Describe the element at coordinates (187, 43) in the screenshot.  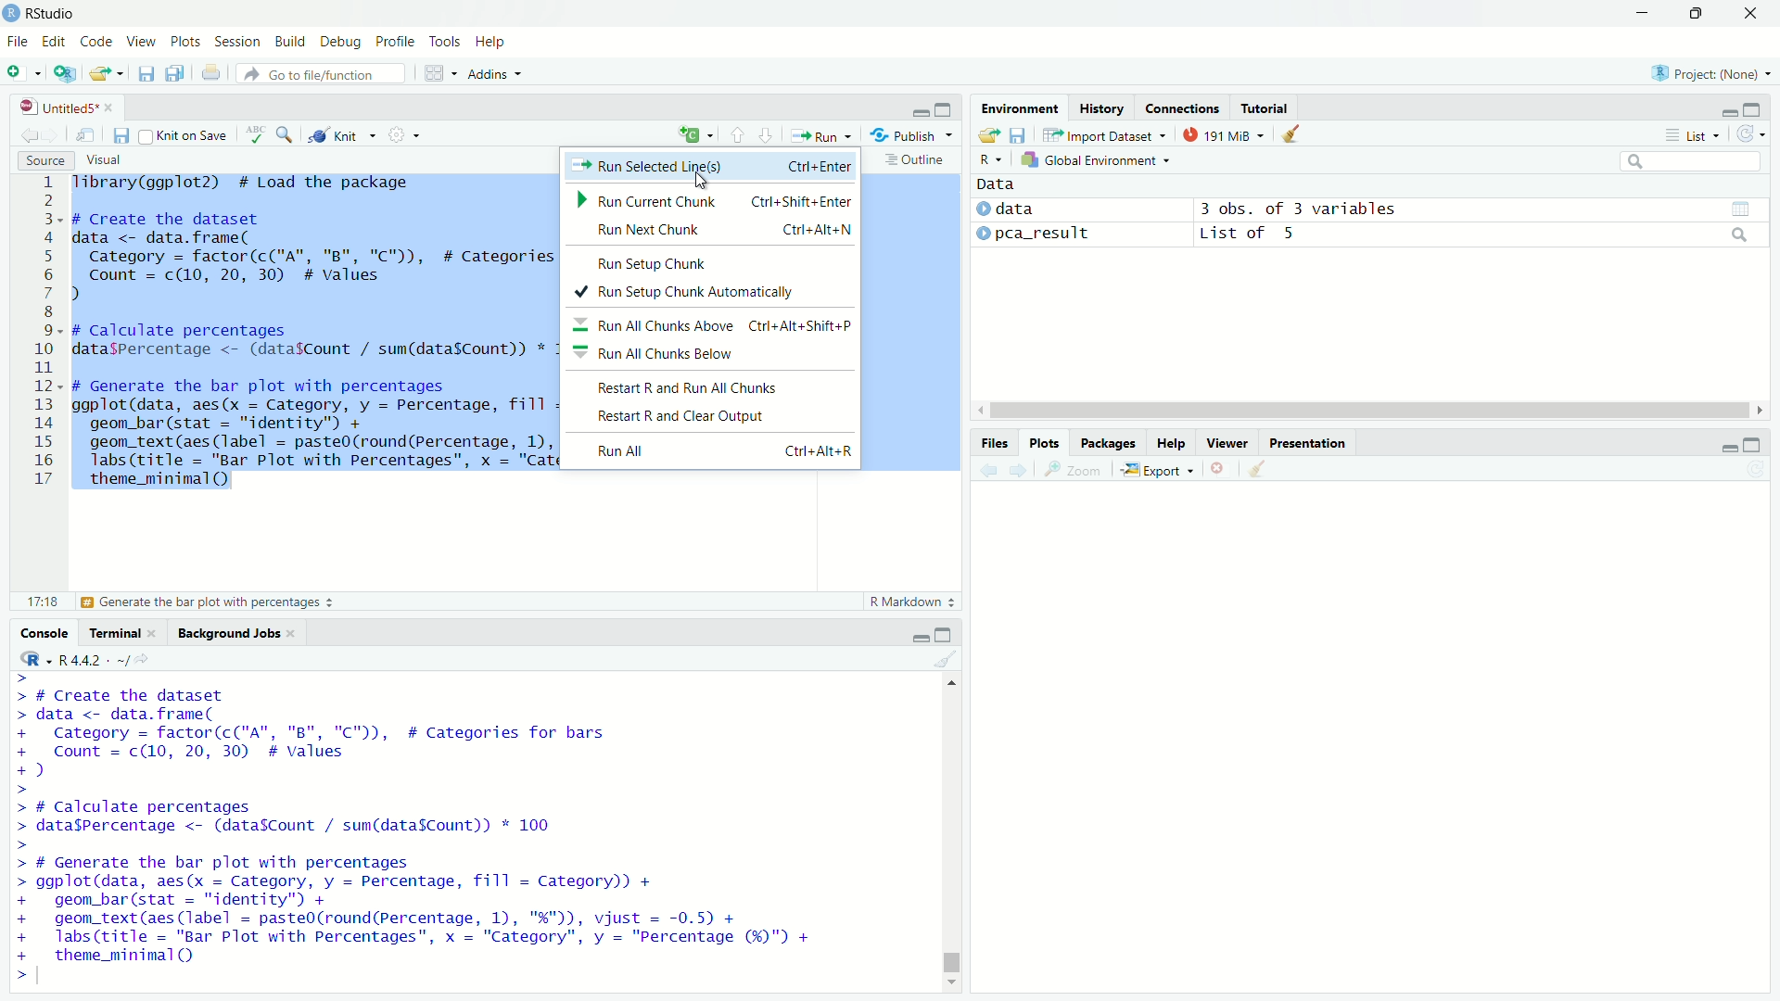
I see `plots` at that location.